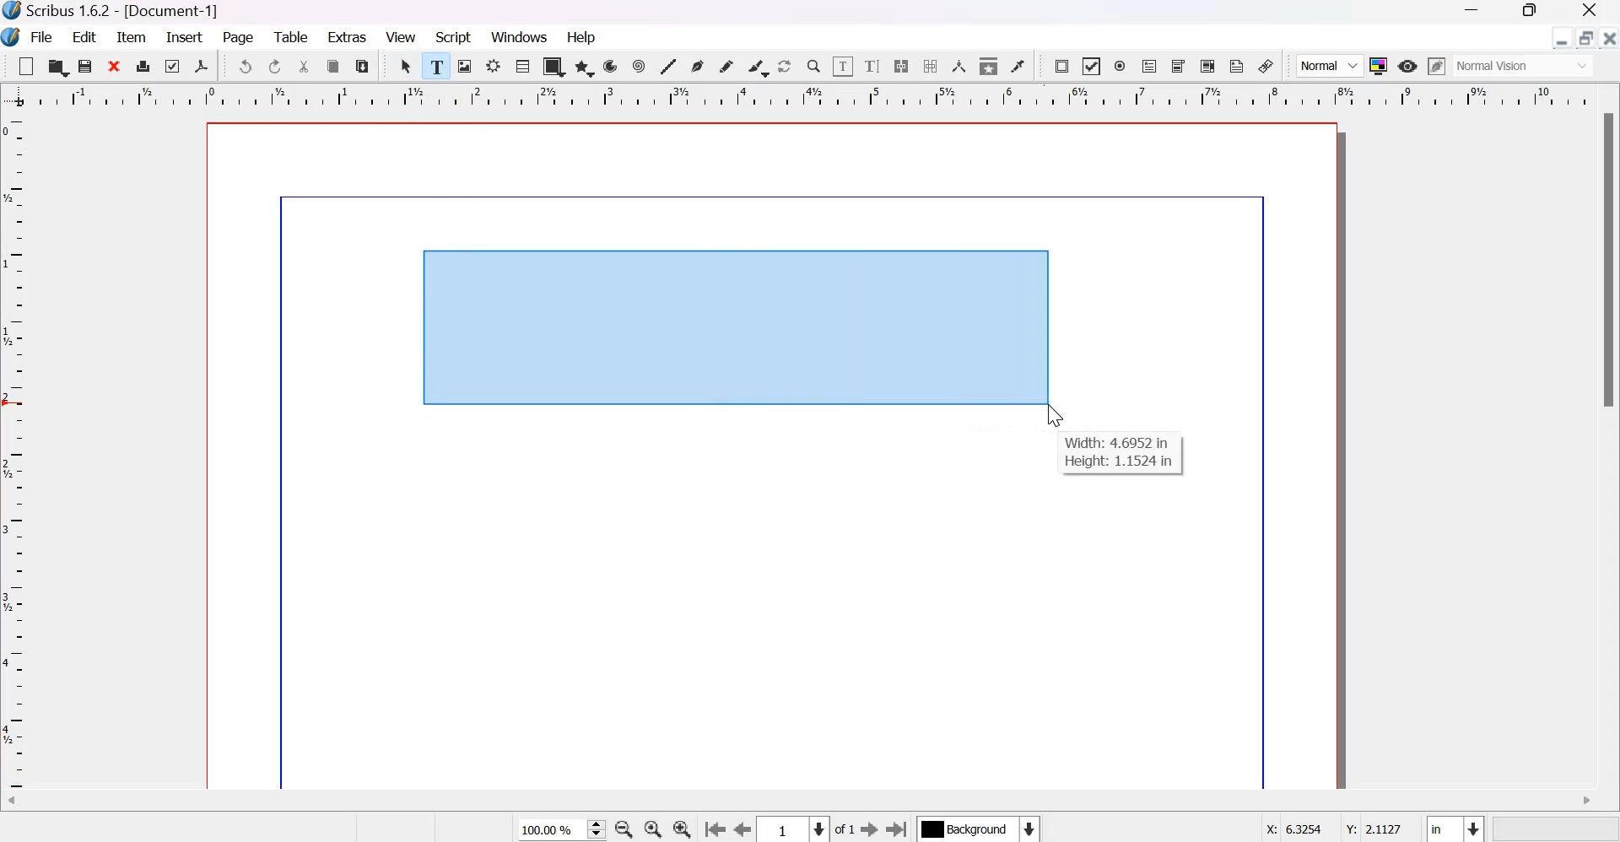  Describe the element at coordinates (794, 829) in the screenshot. I see `Select the current page` at that location.